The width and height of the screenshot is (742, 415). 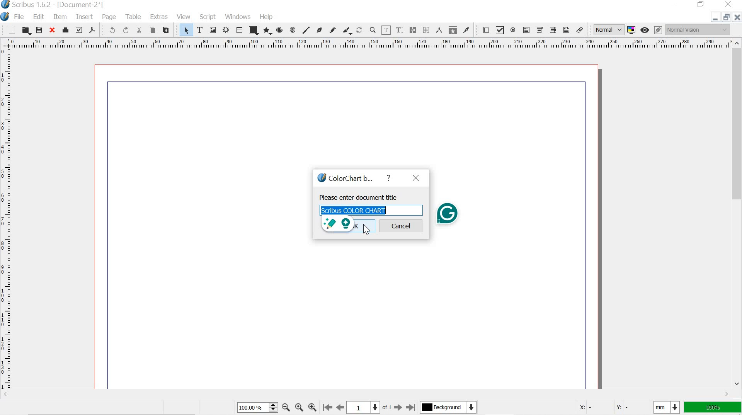 I want to click on scrollbar, so click(x=364, y=395).